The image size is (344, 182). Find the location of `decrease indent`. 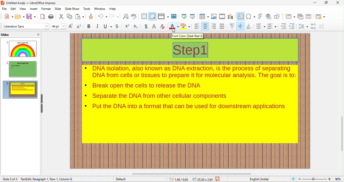

decrease indent is located at coordinates (293, 26).